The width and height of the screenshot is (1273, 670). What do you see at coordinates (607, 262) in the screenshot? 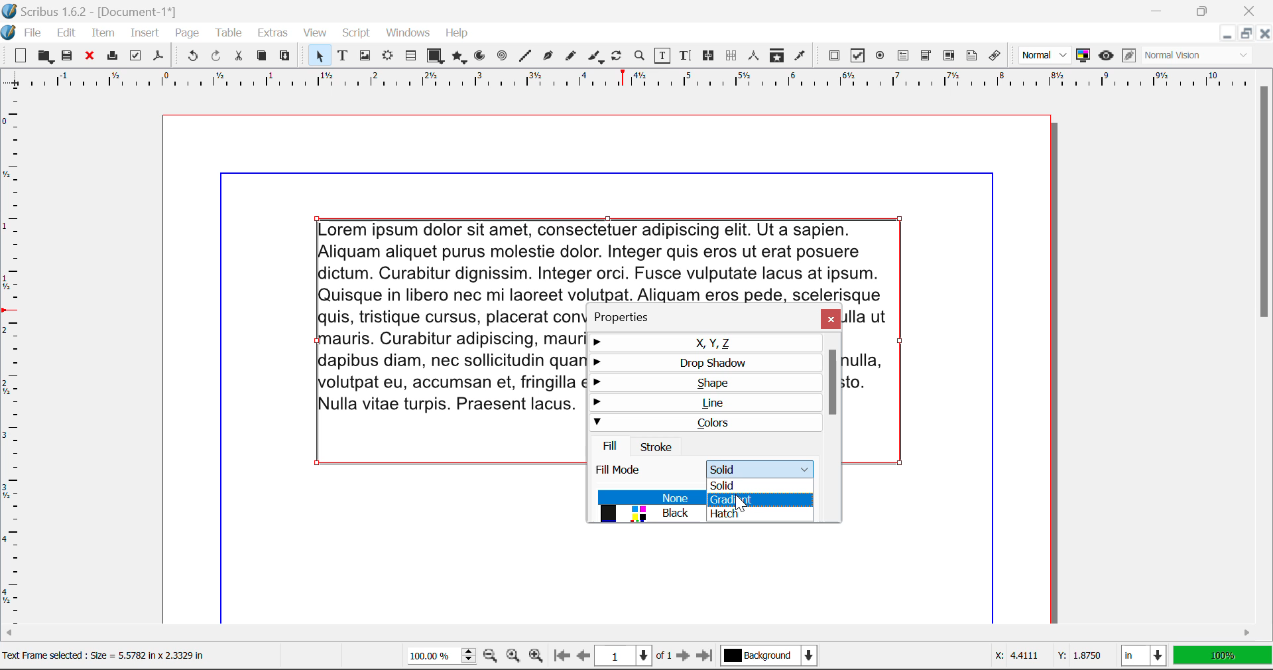
I see `text` at bounding box center [607, 262].